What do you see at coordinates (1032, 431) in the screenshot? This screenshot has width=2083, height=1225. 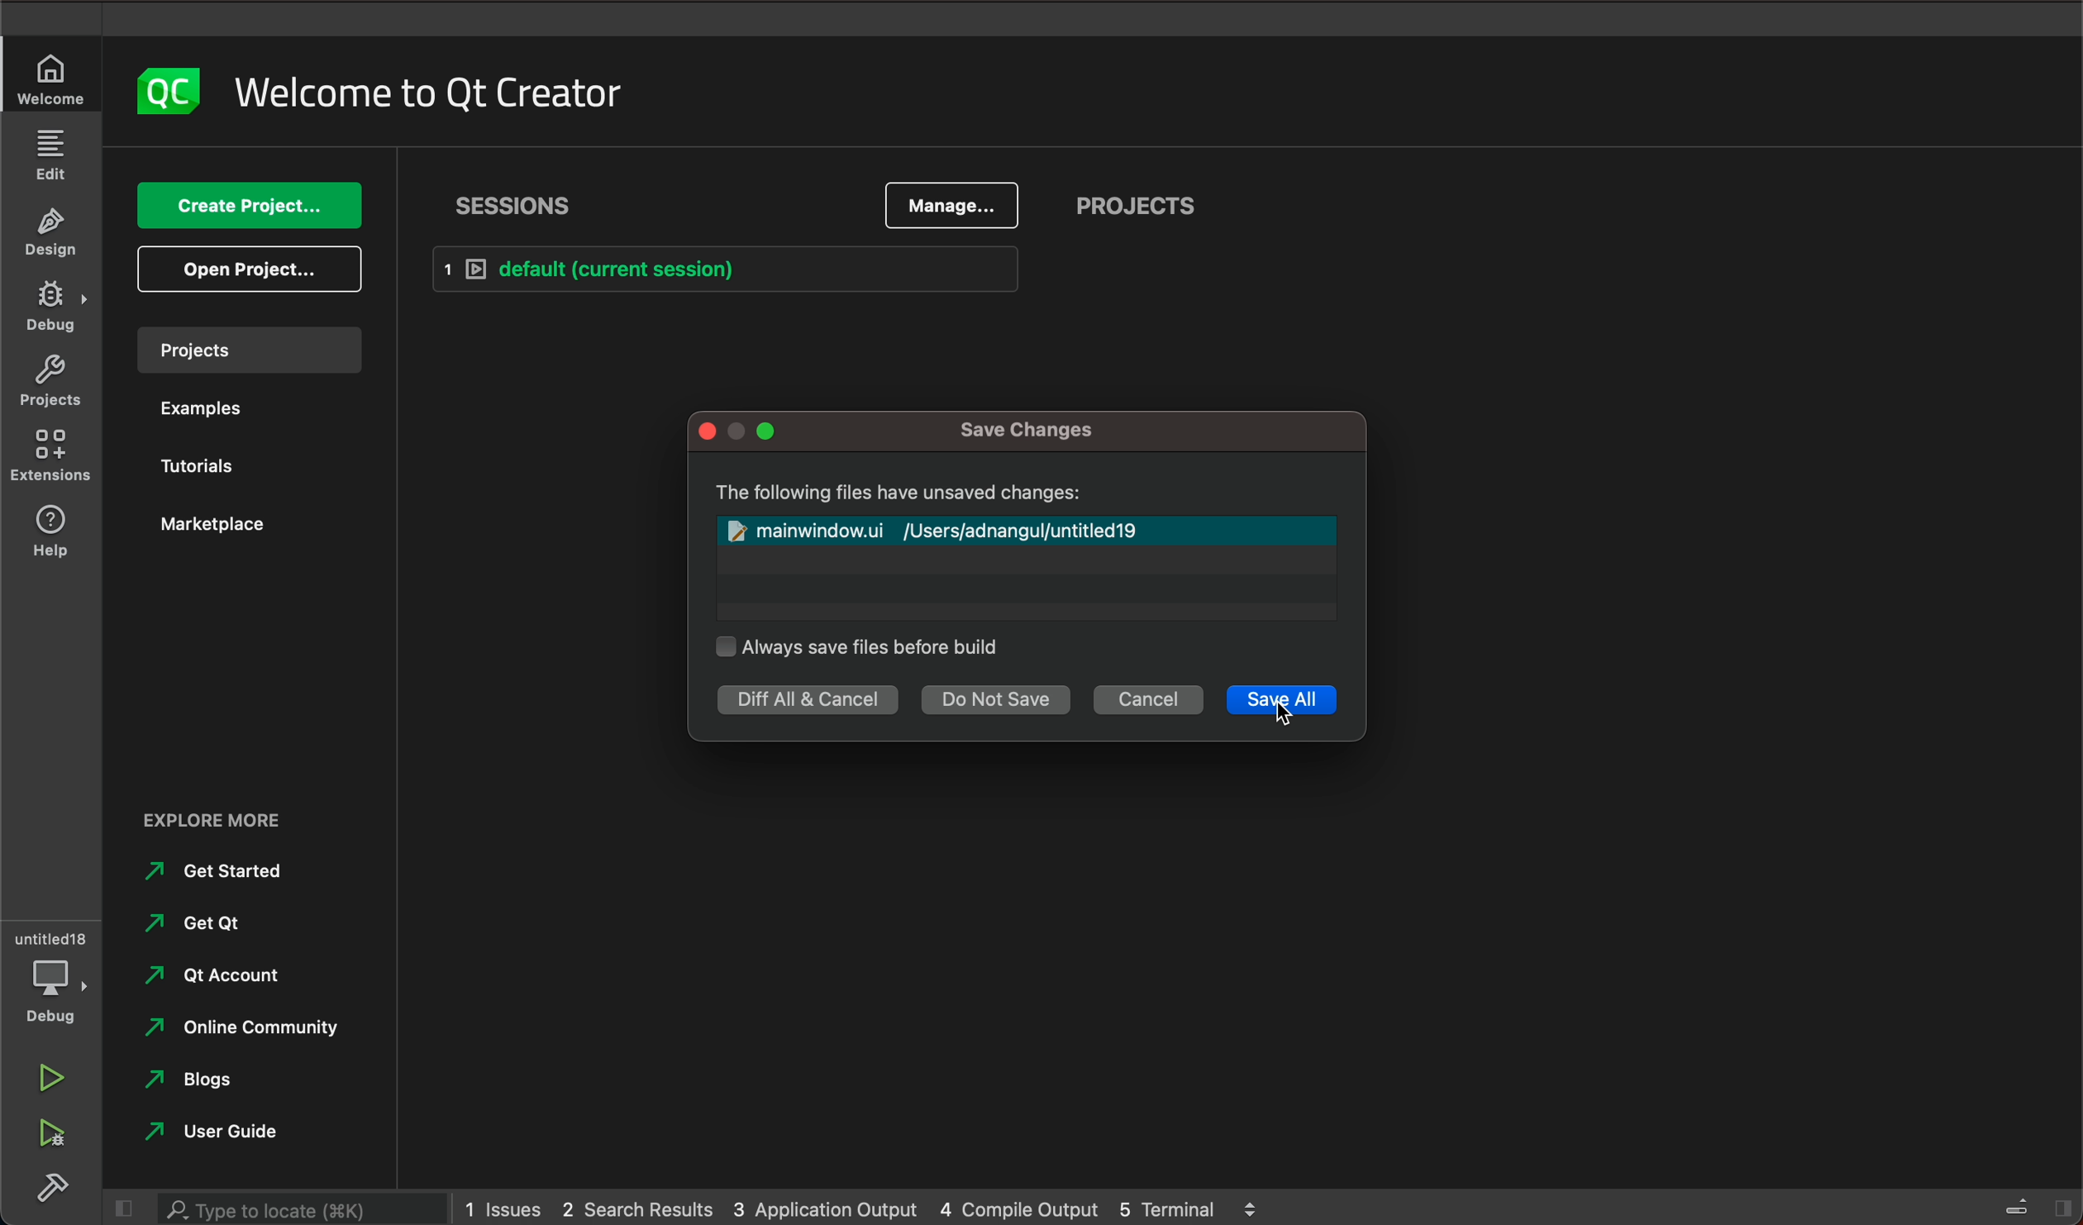 I see `save changes` at bounding box center [1032, 431].